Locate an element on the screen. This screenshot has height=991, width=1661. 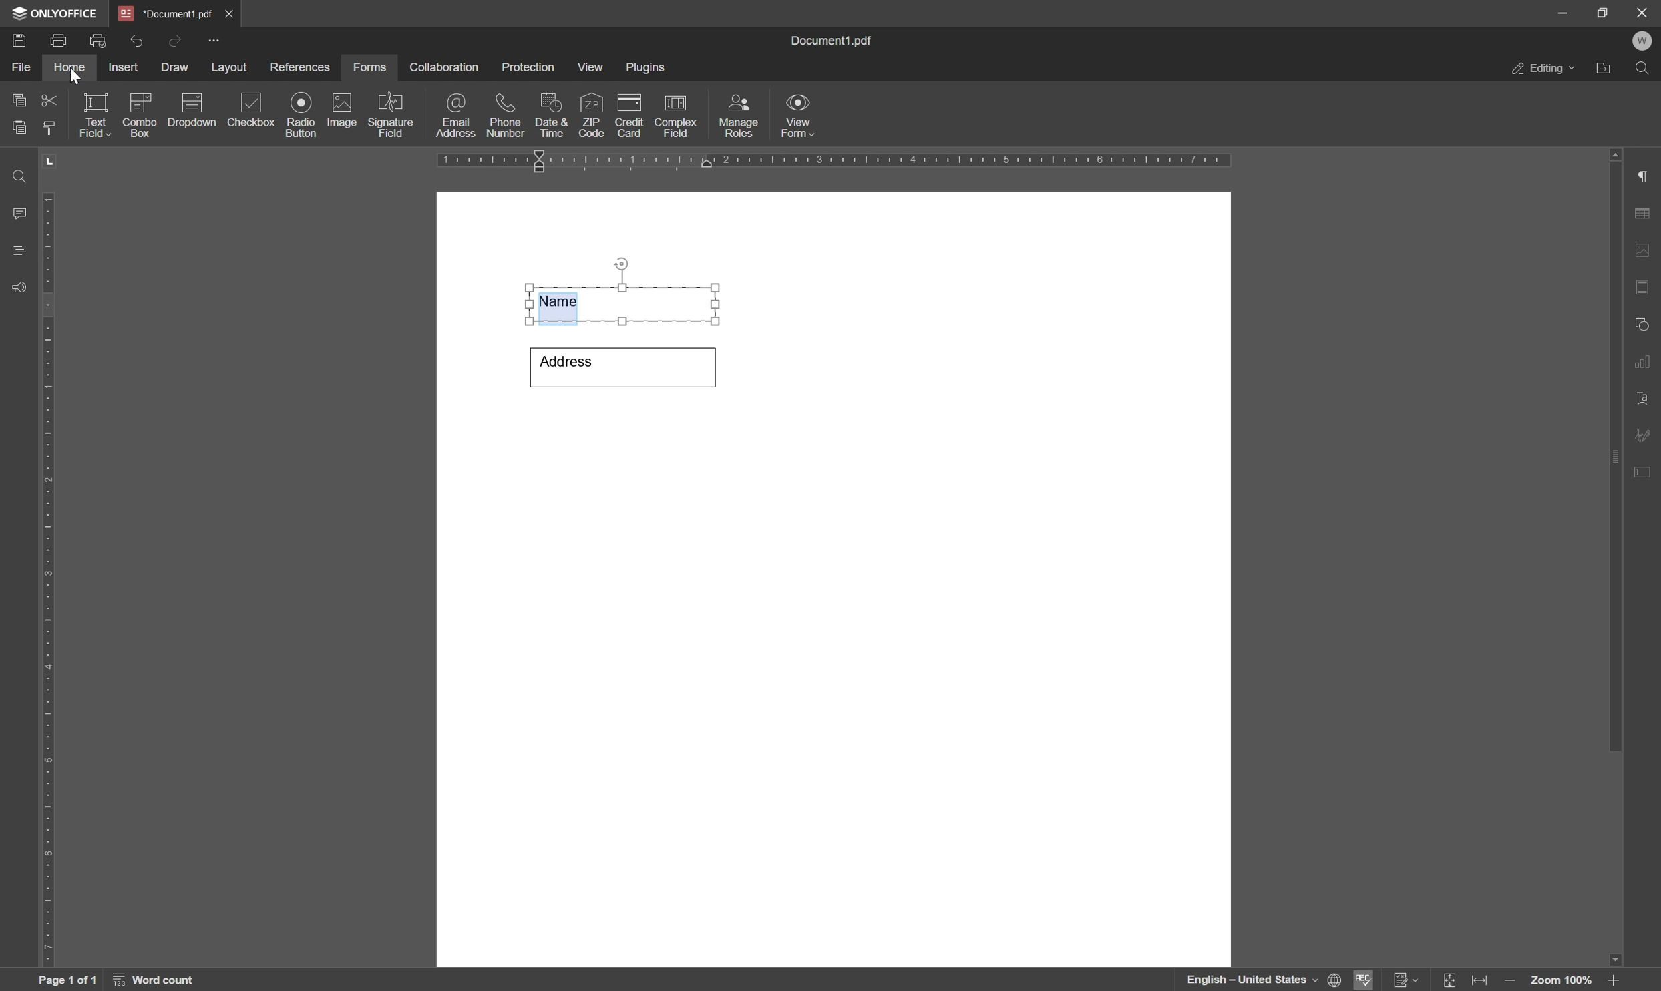
date & time is located at coordinates (550, 114).